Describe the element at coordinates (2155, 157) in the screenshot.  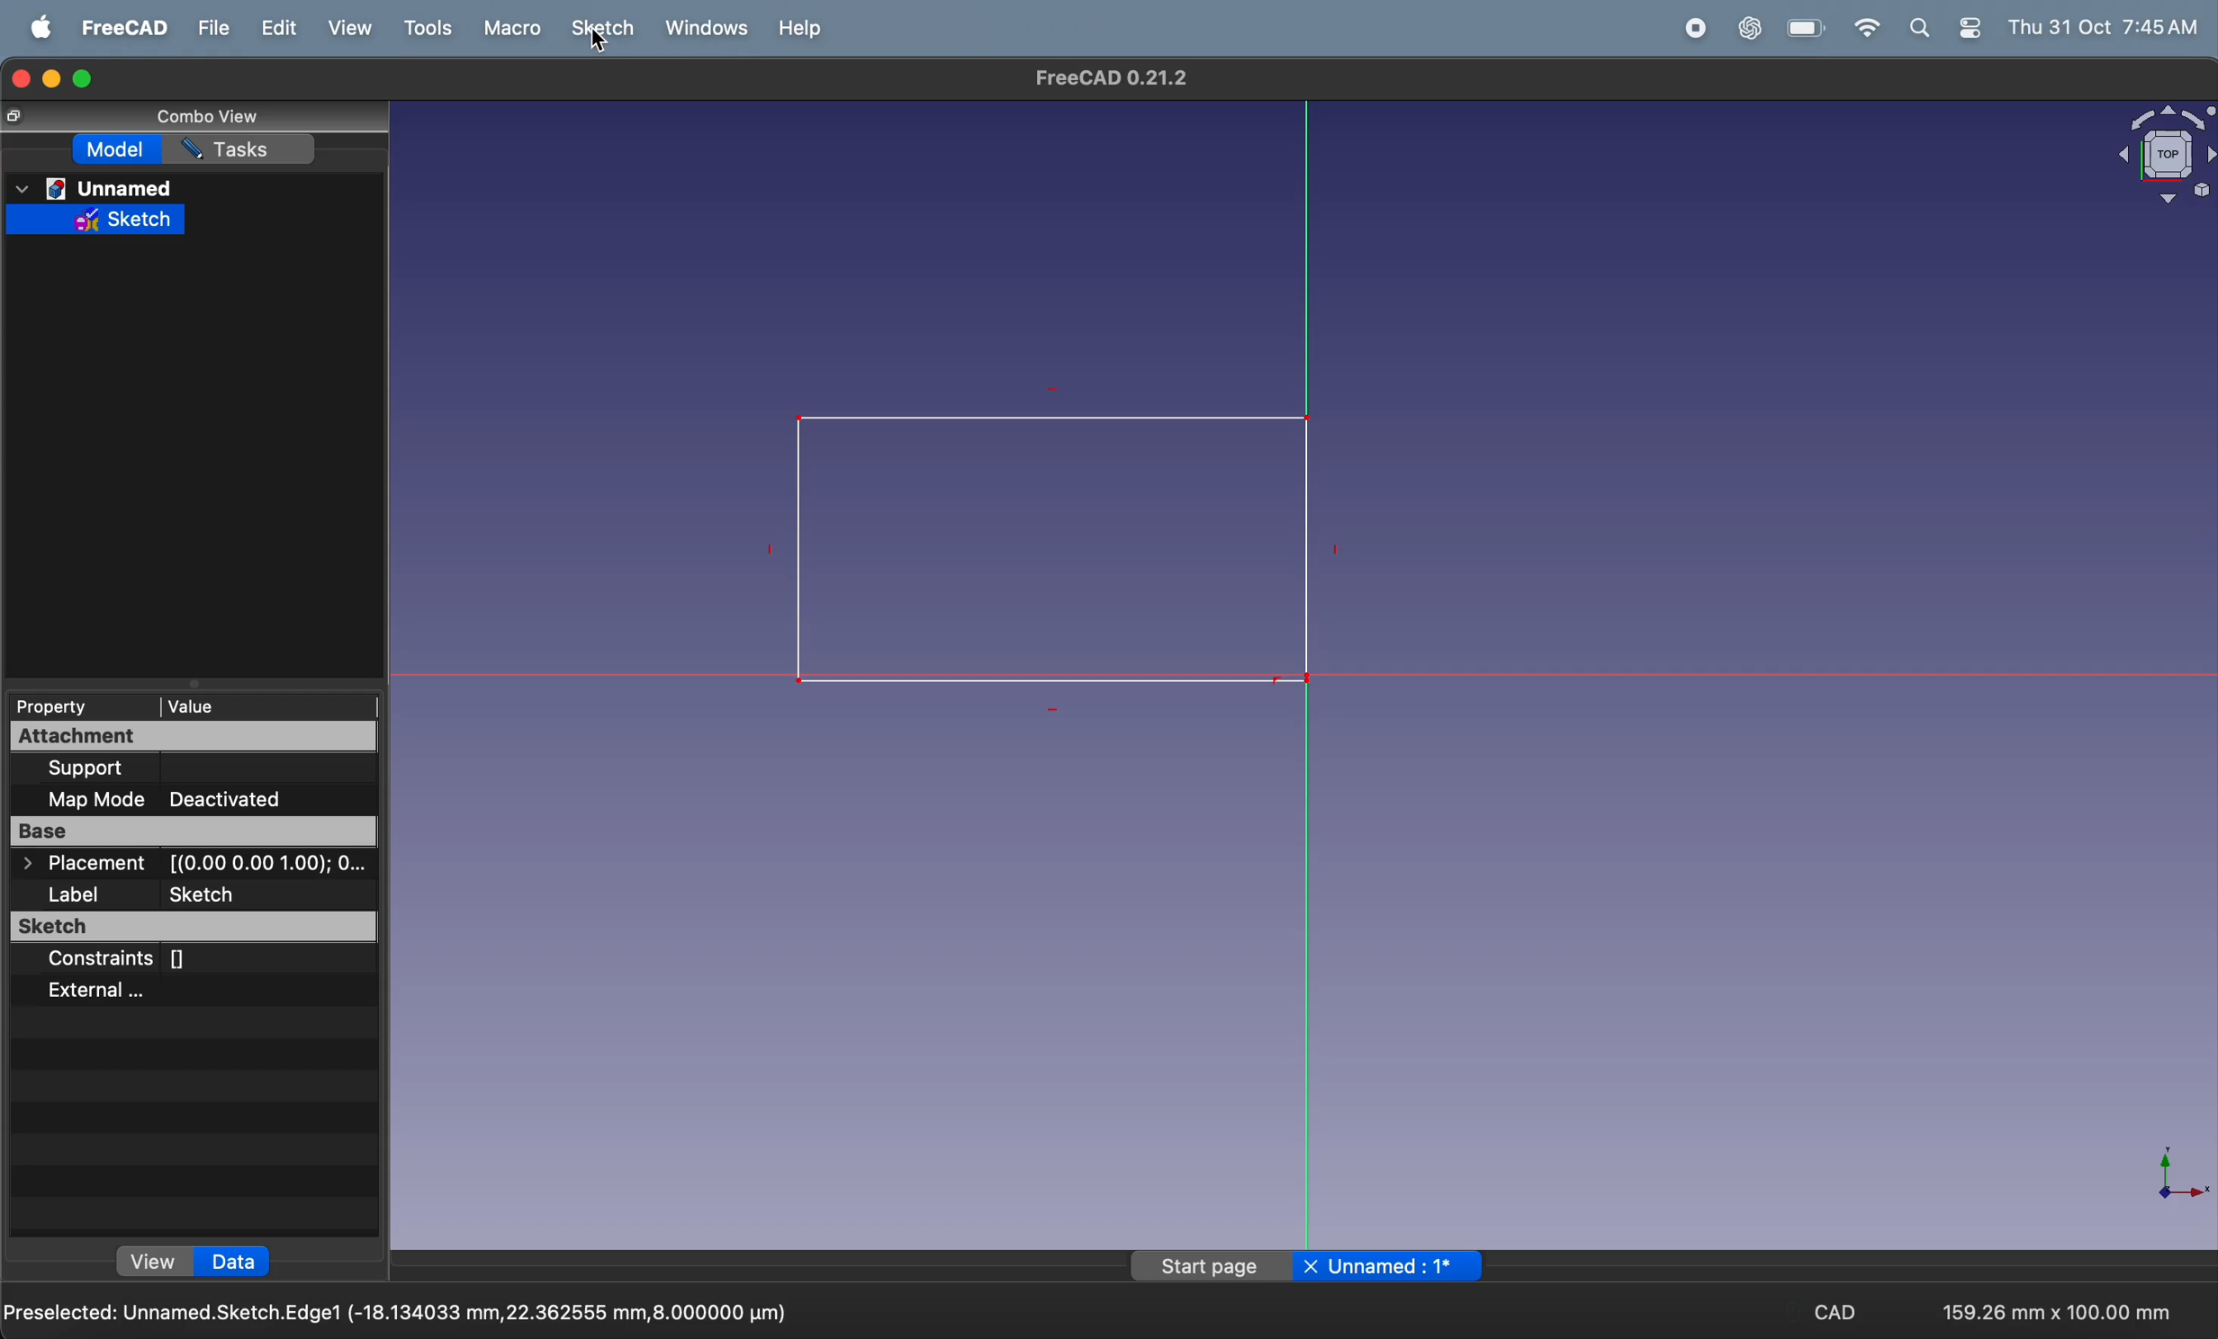
I see `object view` at that location.